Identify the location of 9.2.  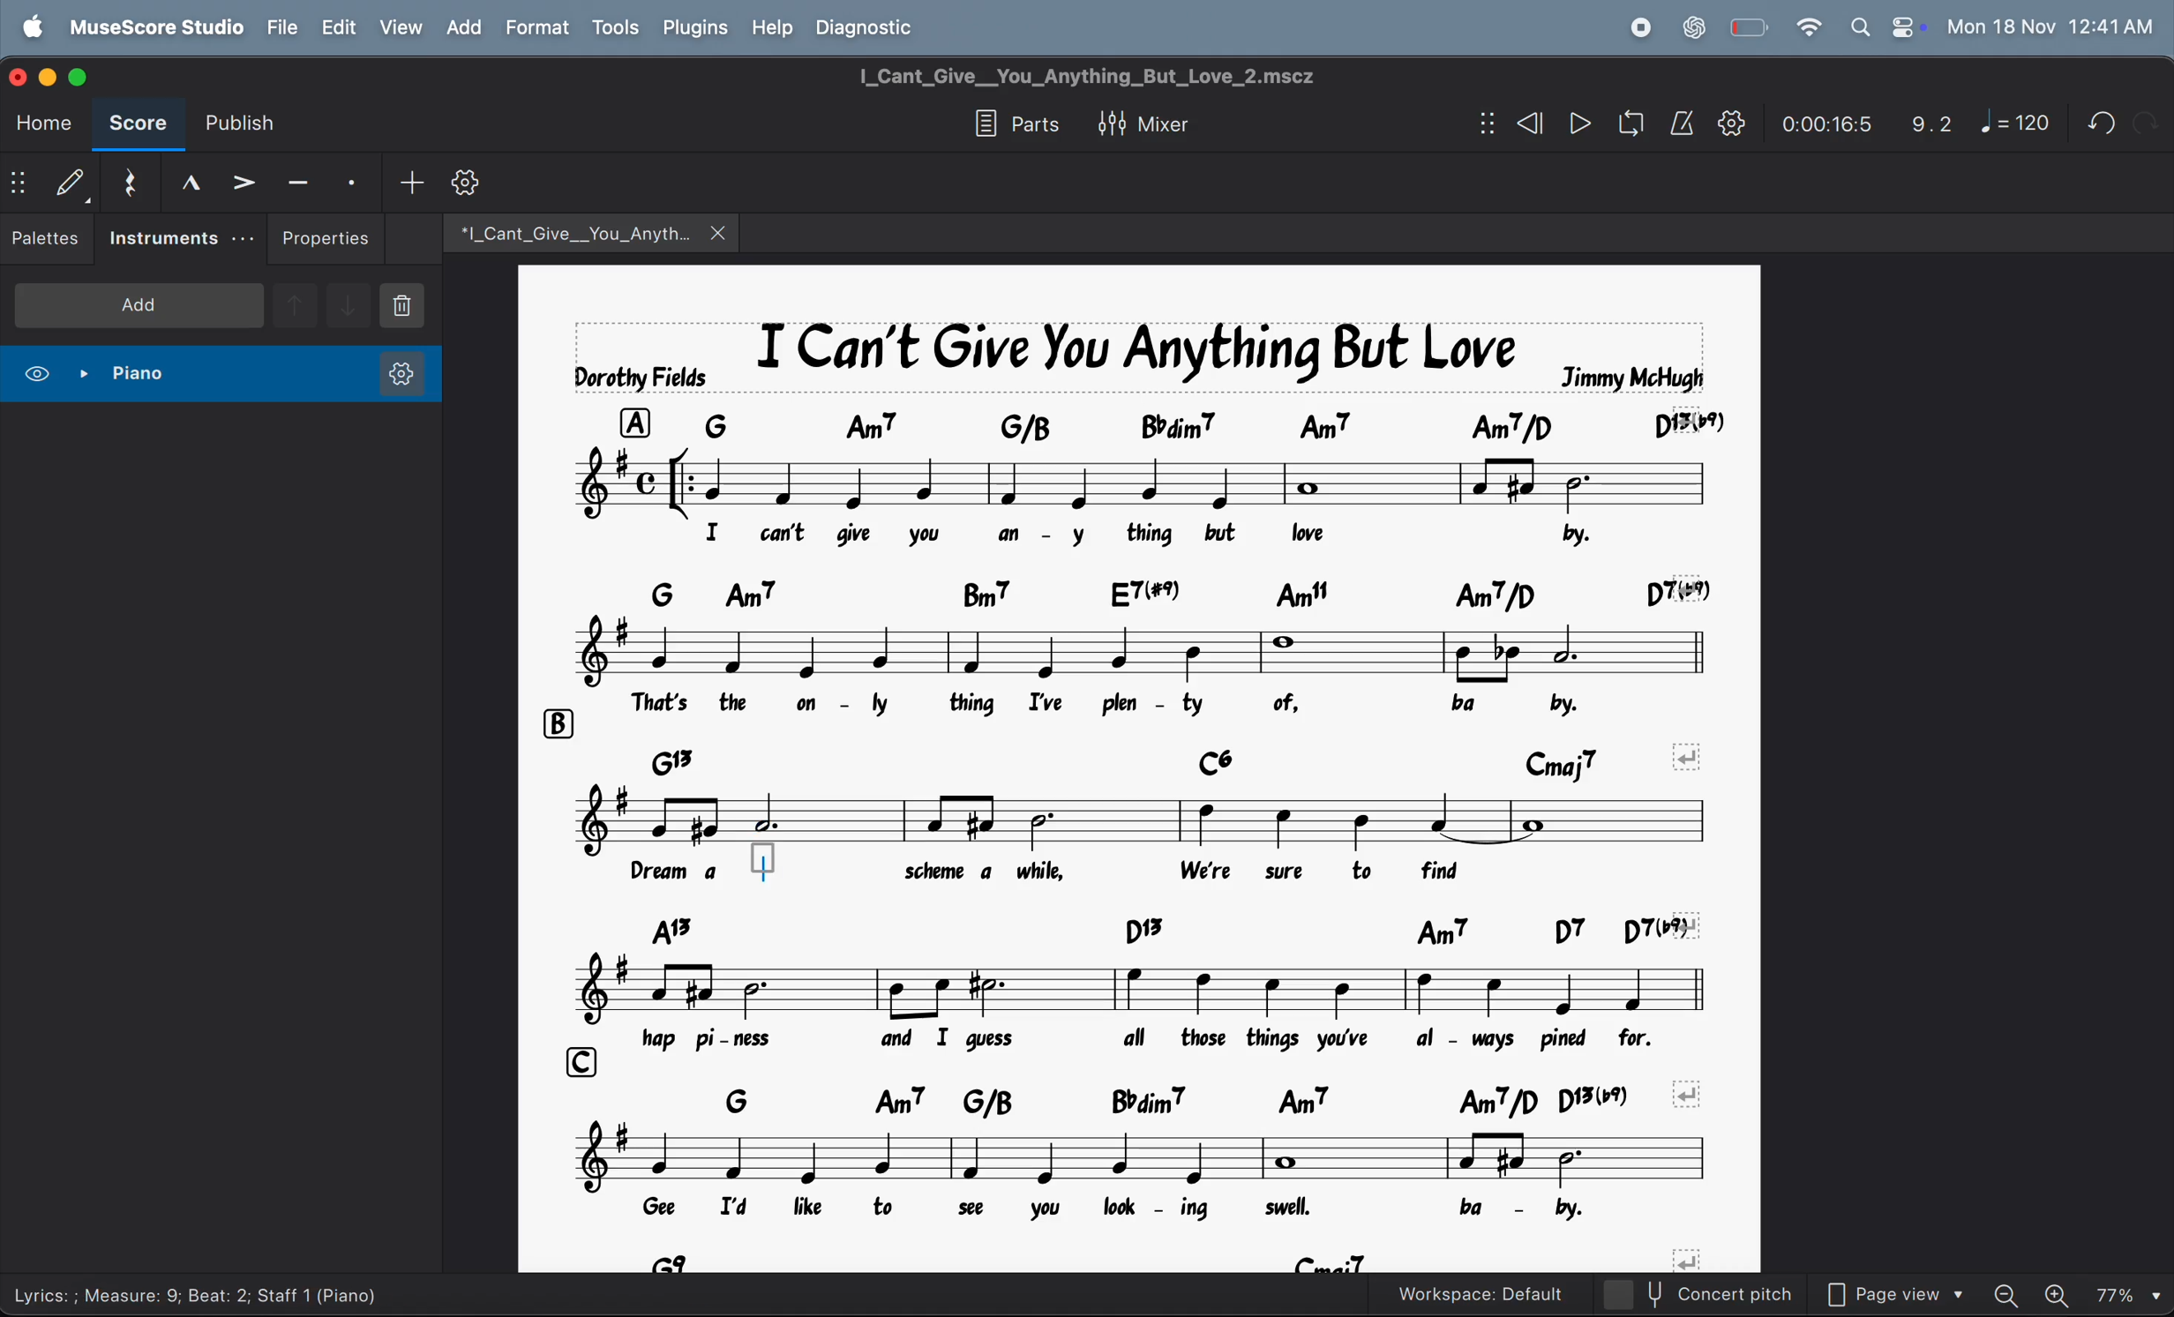
(1923, 124).